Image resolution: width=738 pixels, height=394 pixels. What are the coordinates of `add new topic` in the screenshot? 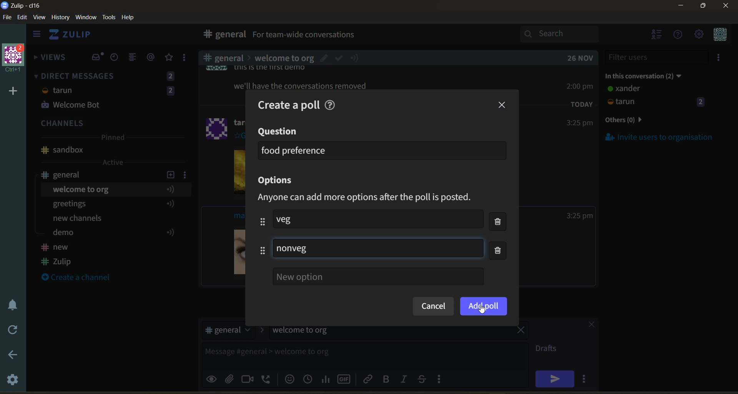 It's located at (170, 174).